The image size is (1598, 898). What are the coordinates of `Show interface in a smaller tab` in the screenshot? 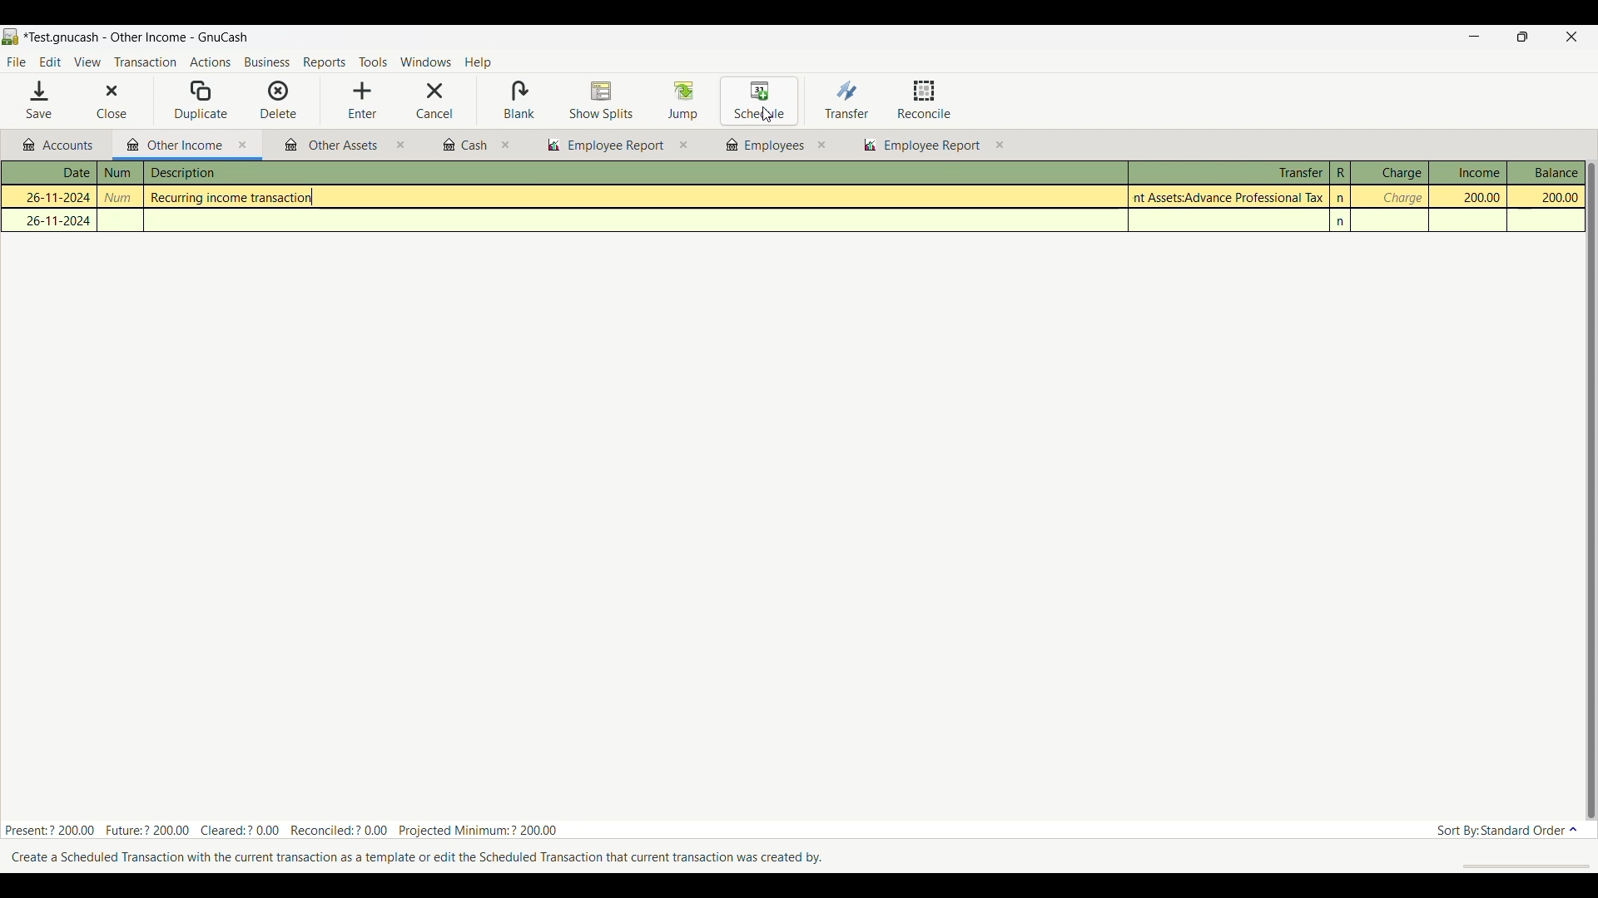 It's located at (1529, 38).